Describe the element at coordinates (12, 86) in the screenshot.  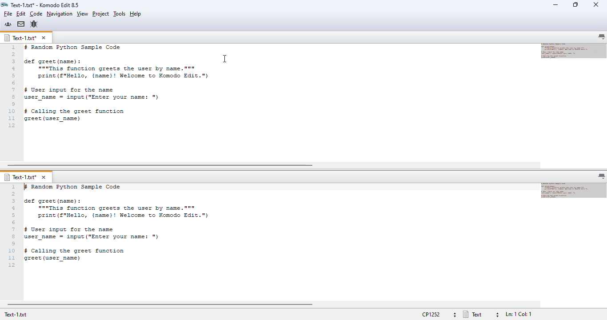
I see `line numbers` at that location.